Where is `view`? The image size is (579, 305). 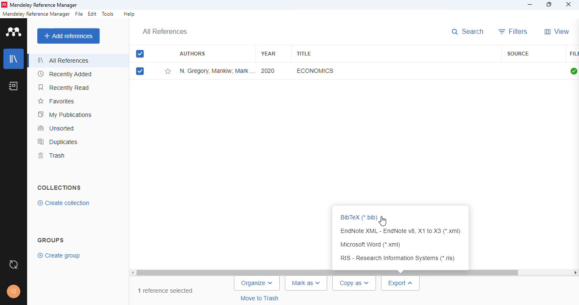 view is located at coordinates (557, 31).